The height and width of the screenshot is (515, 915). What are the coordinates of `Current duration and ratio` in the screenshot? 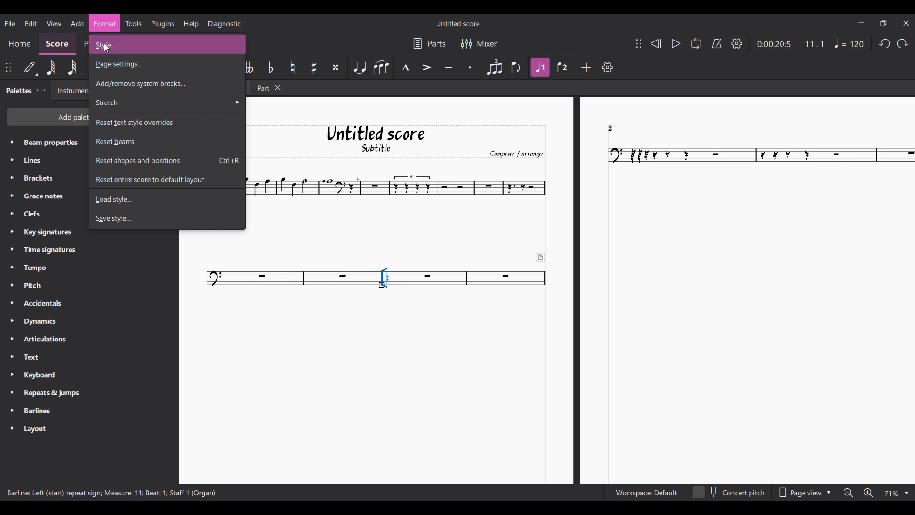 It's located at (791, 44).